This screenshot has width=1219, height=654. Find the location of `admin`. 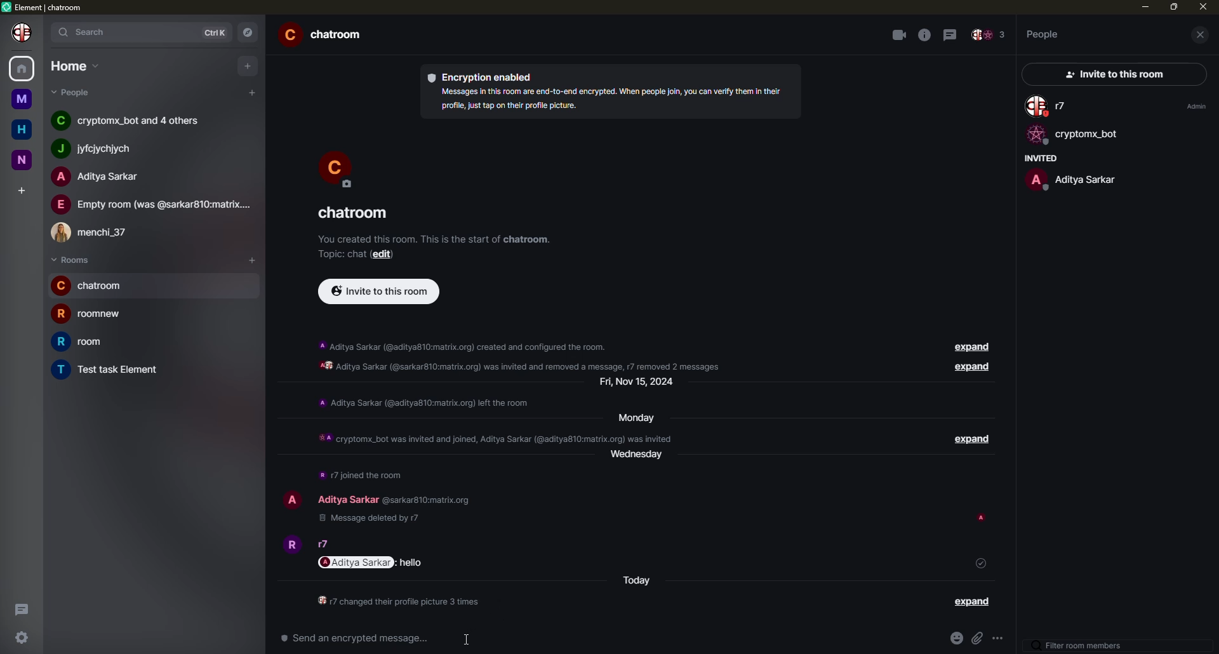

admin is located at coordinates (1194, 106).